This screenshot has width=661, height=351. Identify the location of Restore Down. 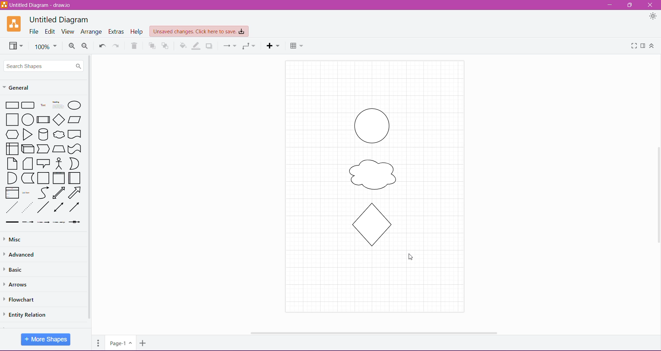
(631, 5).